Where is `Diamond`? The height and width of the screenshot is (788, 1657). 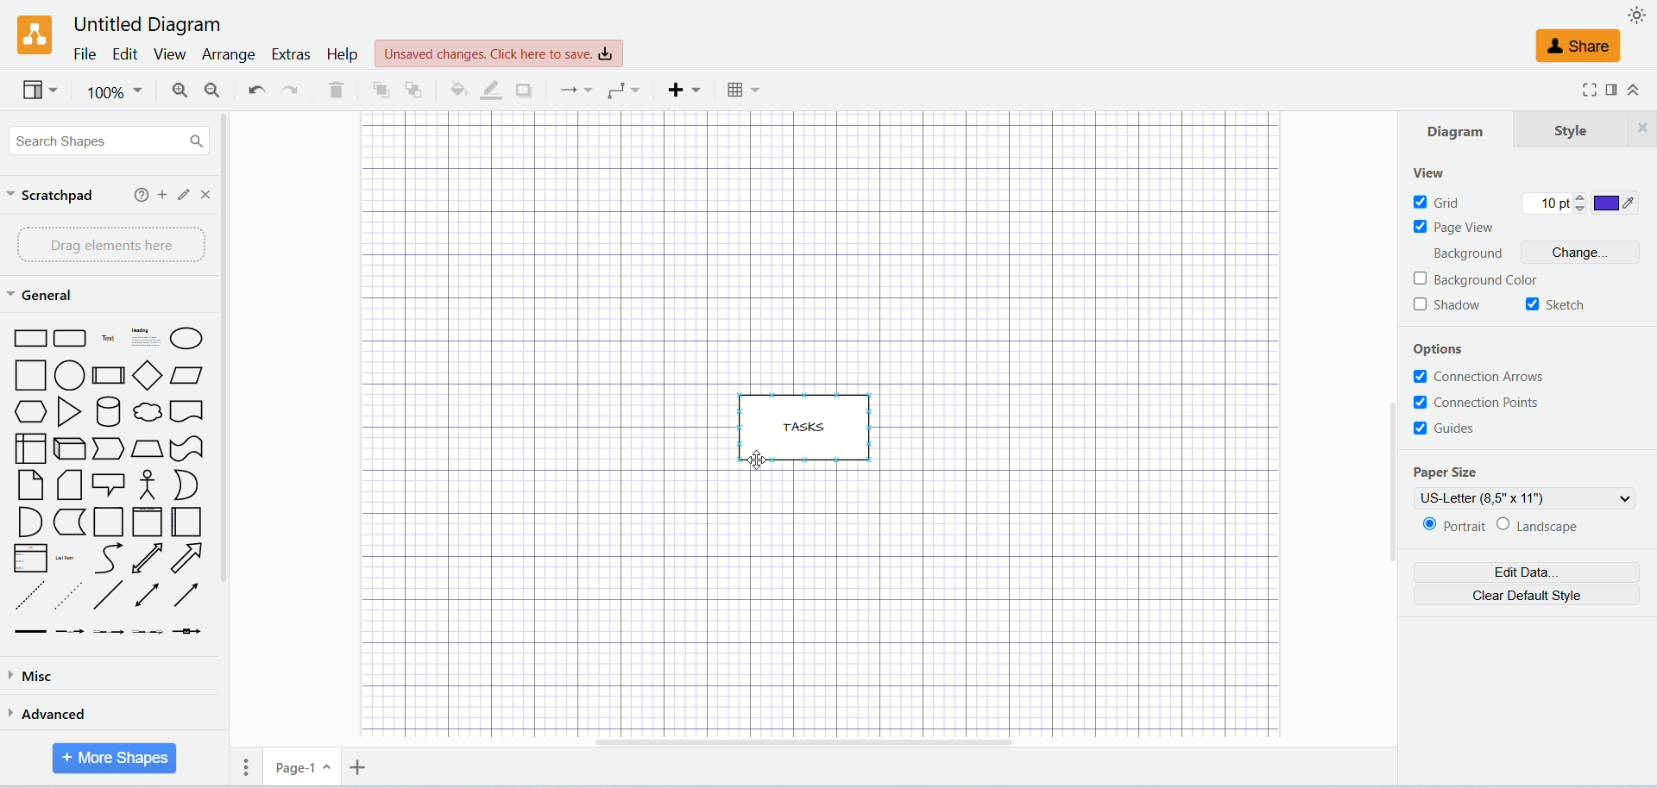
Diamond is located at coordinates (147, 375).